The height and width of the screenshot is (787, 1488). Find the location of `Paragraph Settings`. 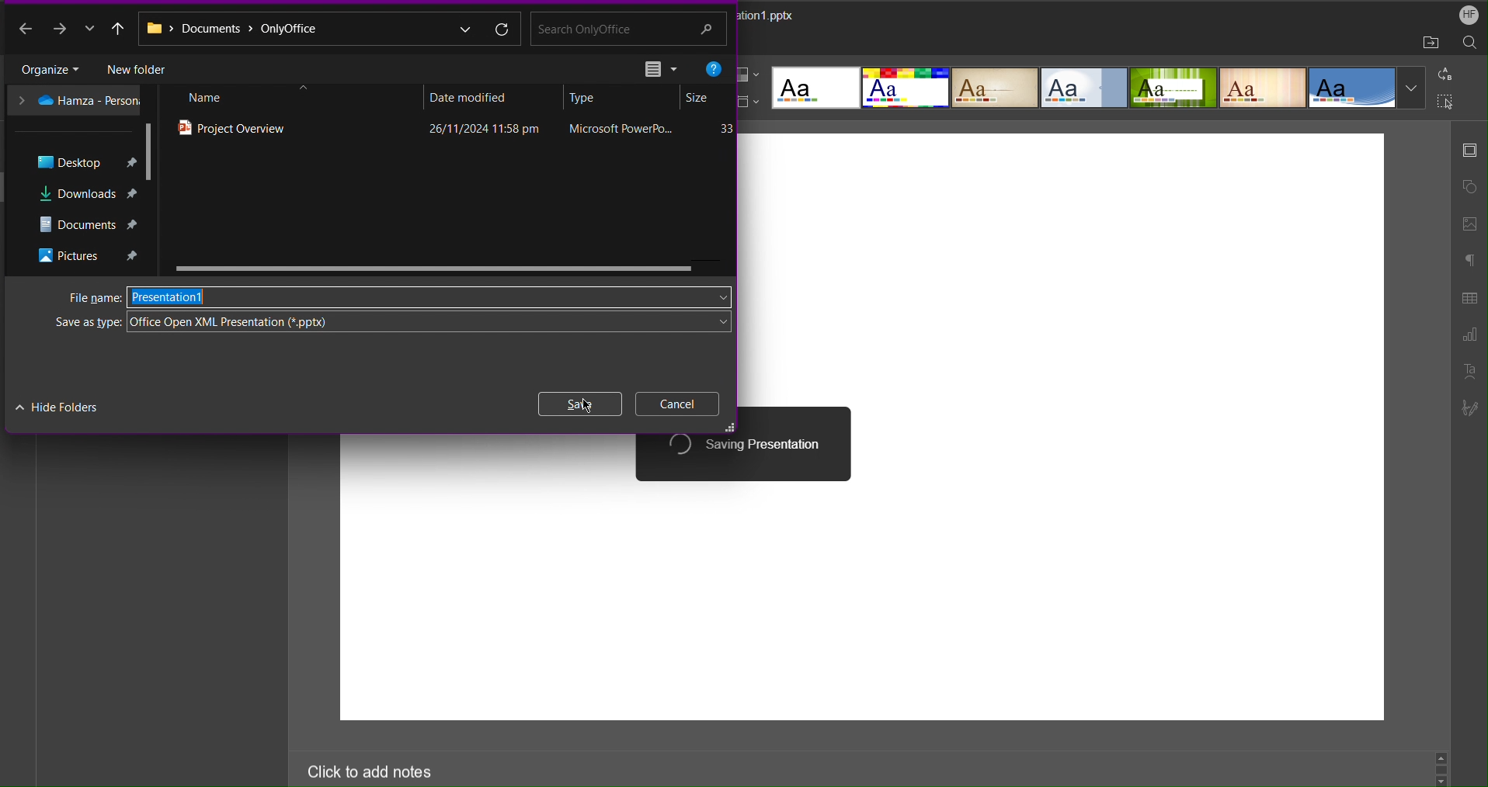

Paragraph Settings is located at coordinates (1469, 260).